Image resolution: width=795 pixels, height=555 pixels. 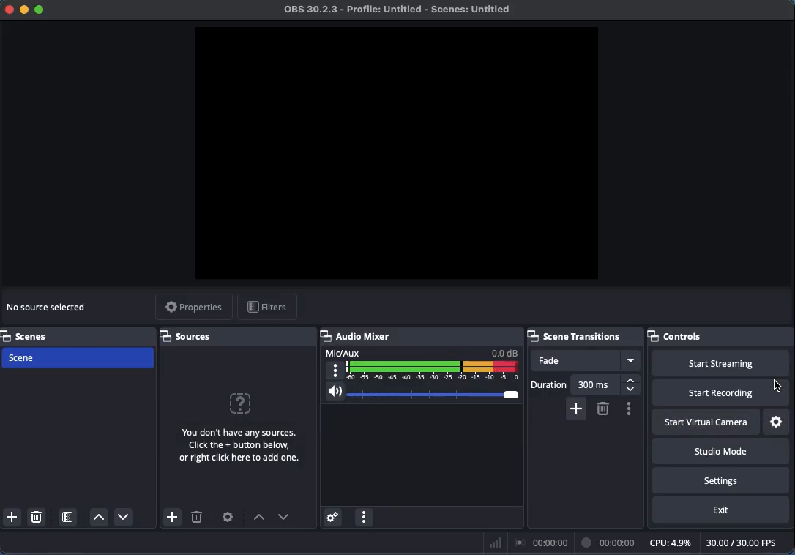 I want to click on Delete, so click(x=602, y=409).